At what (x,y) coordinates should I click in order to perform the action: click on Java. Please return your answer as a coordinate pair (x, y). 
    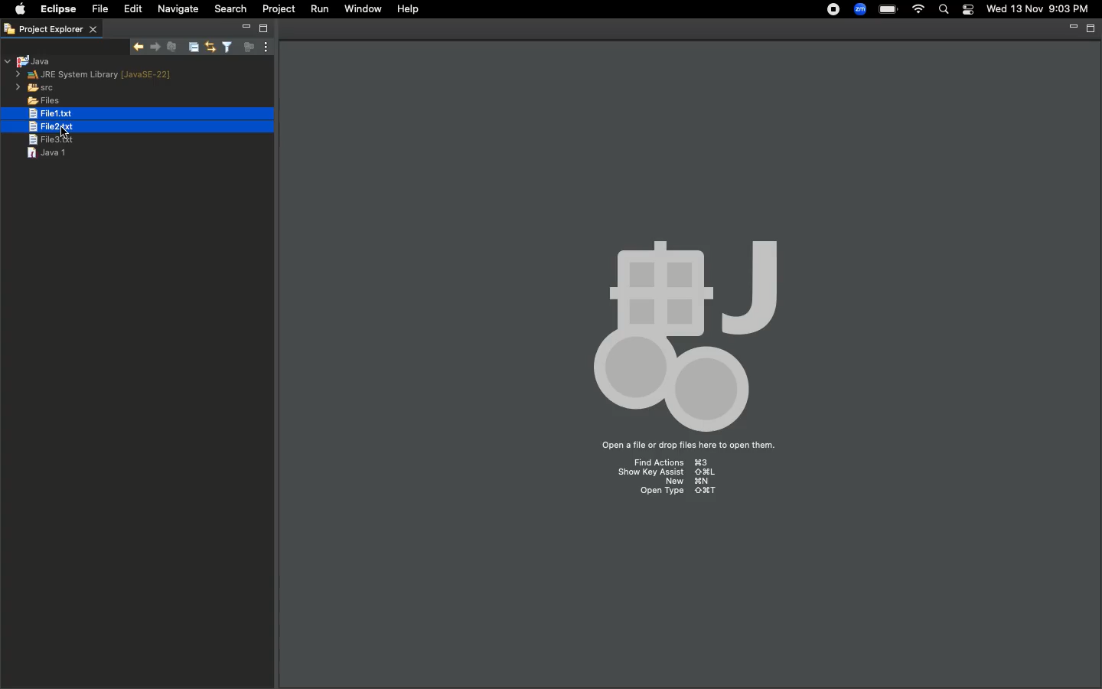
    Looking at the image, I should click on (30, 61).